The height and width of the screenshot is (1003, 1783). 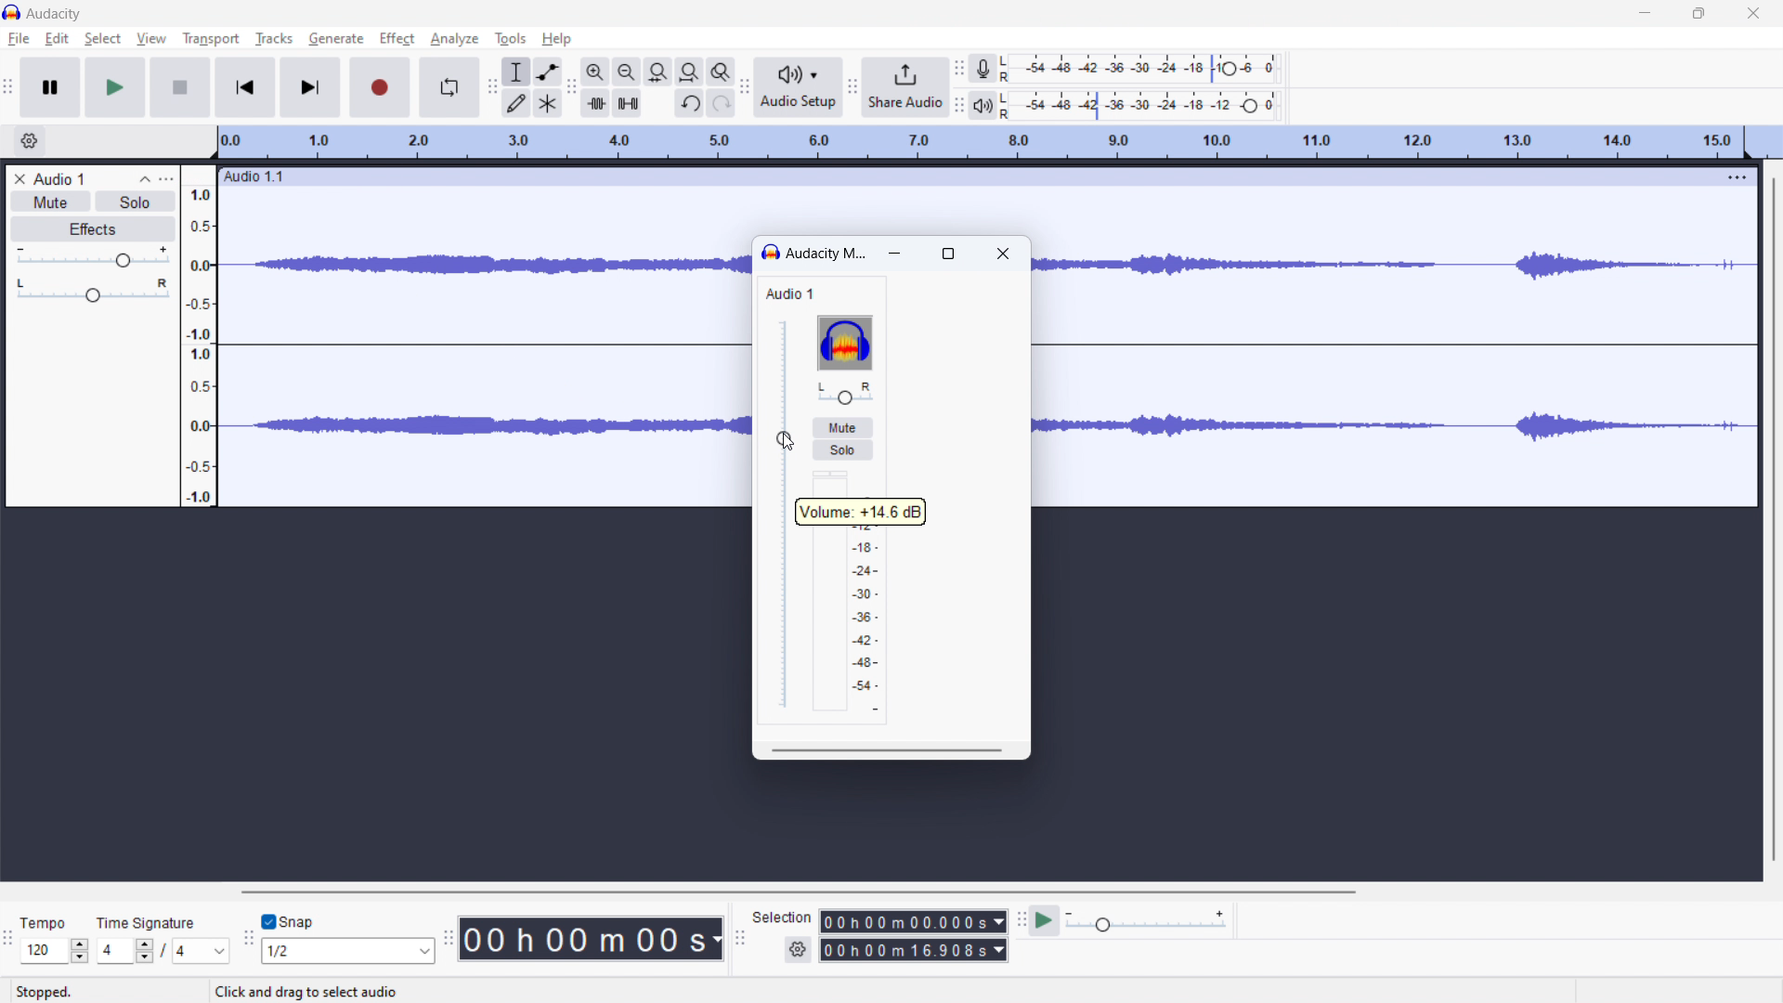 What do you see at coordinates (595, 103) in the screenshot?
I see `trim audio outside selection` at bounding box center [595, 103].